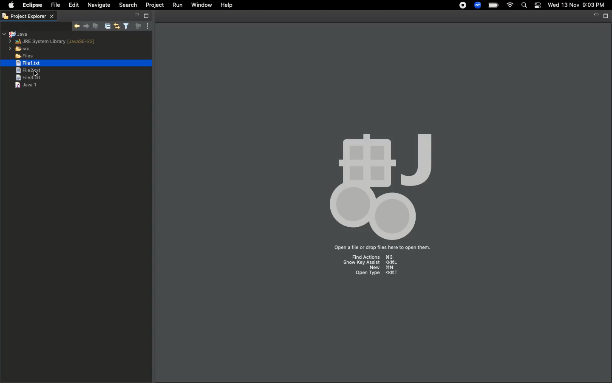 This screenshot has width=612, height=383. I want to click on Maximize, so click(146, 16).